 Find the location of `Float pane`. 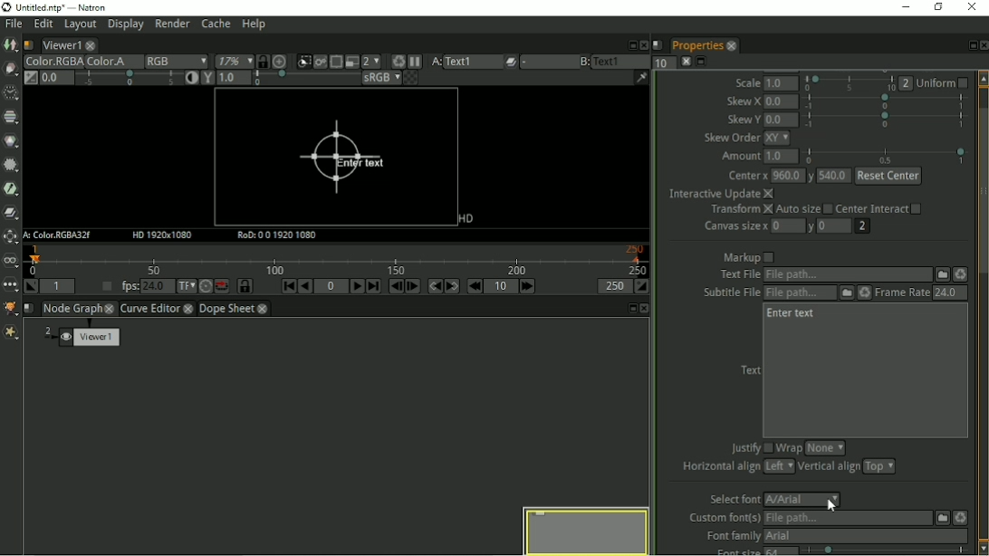

Float pane is located at coordinates (630, 308).